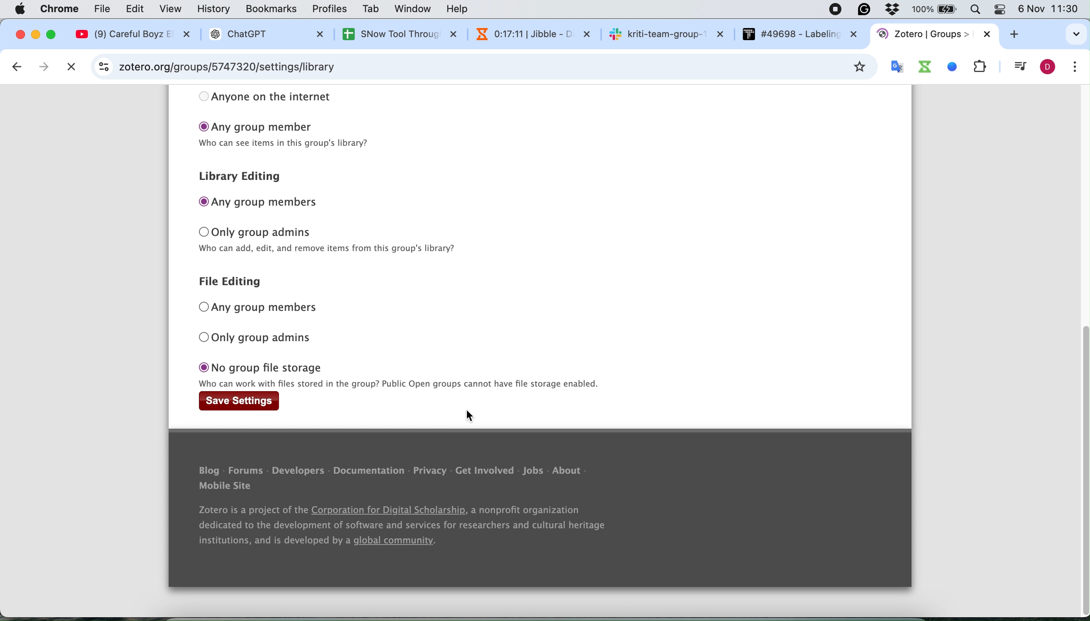  Describe the element at coordinates (105, 9) in the screenshot. I see `file` at that location.